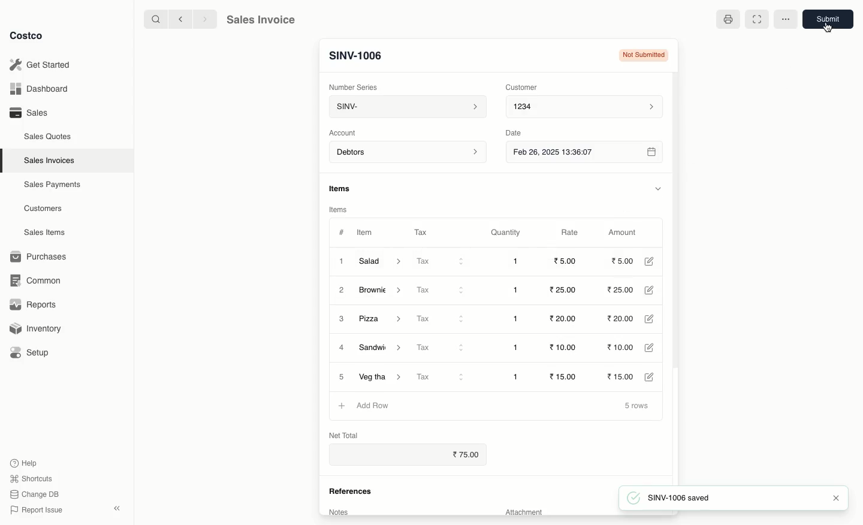  What do you see at coordinates (828, 20) in the screenshot?
I see `Submit` at bounding box center [828, 20].